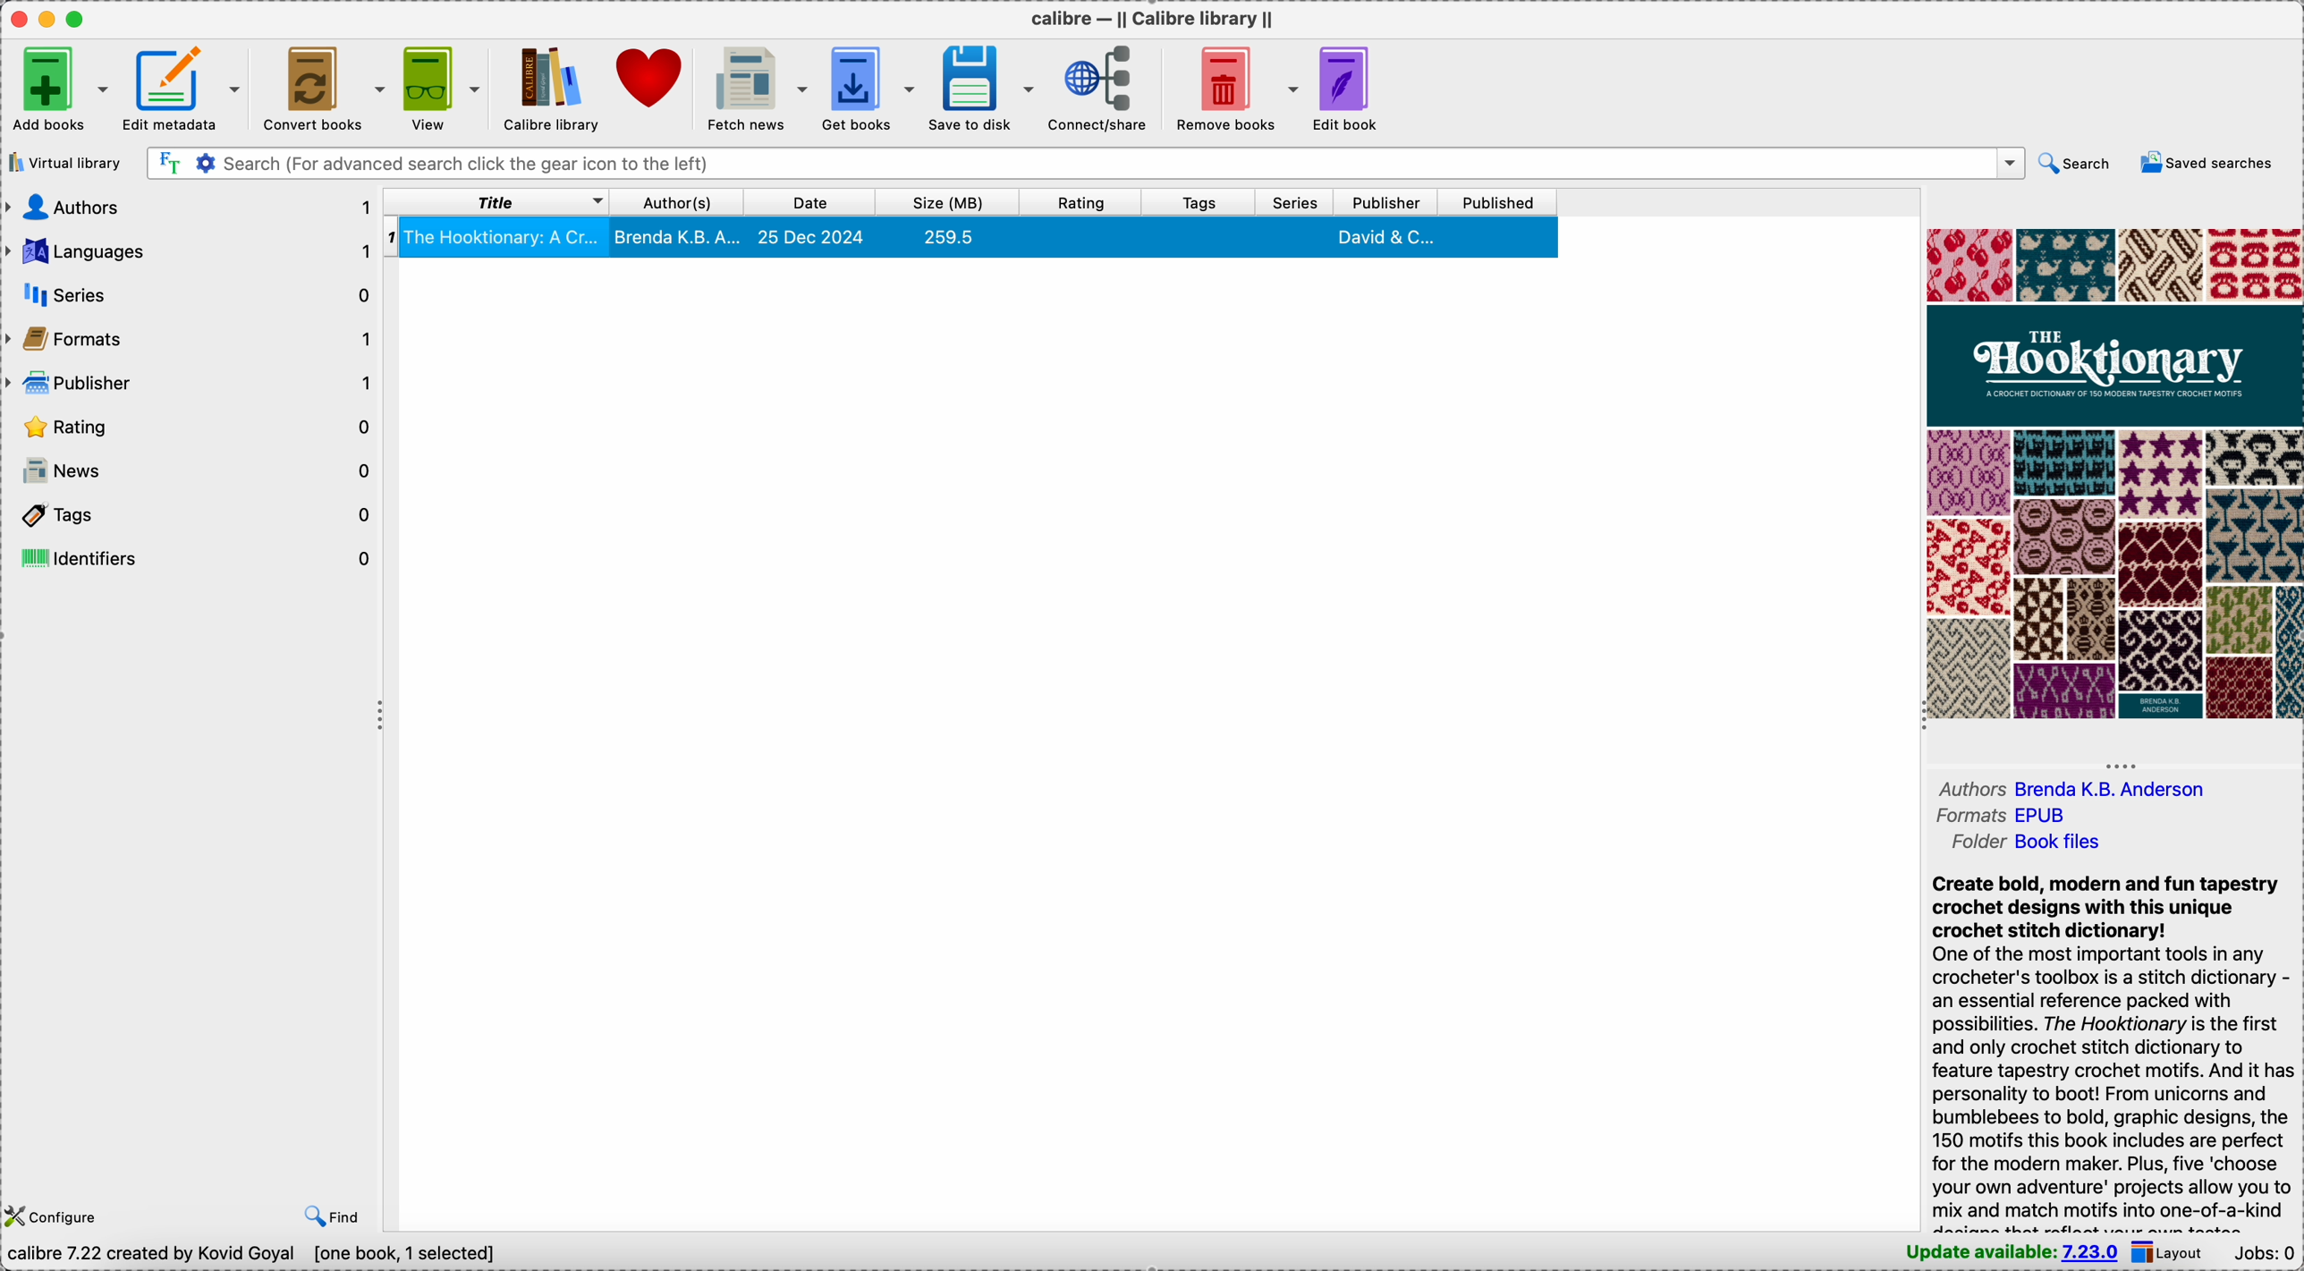 This screenshot has width=2304, height=1271. What do you see at coordinates (497, 202) in the screenshot?
I see `title` at bounding box center [497, 202].